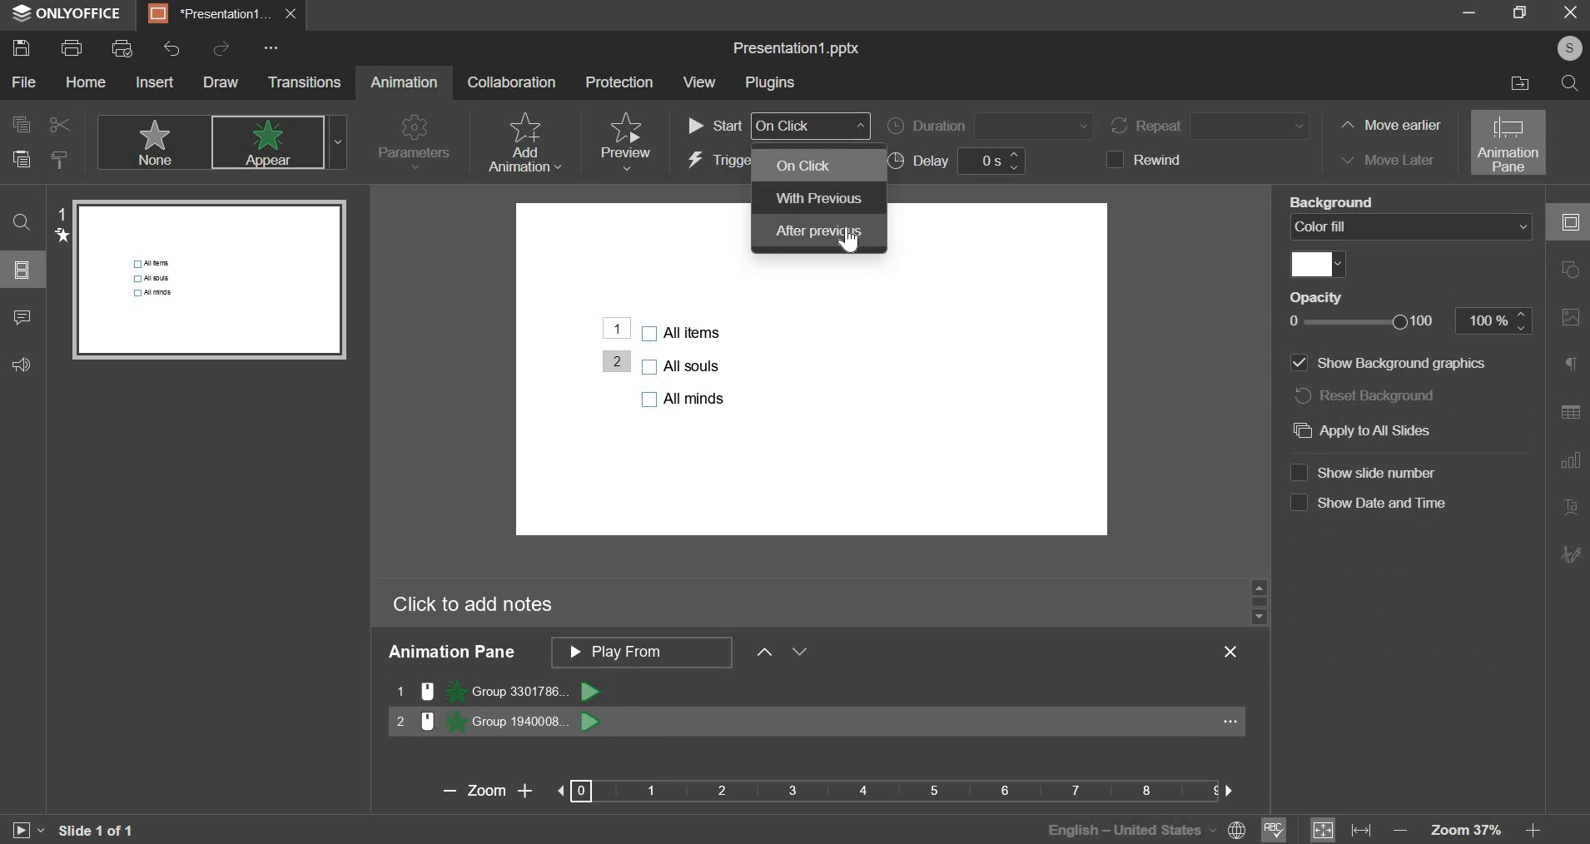  What do you see at coordinates (1368, 504) in the screenshot?
I see `show date and time` at bounding box center [1368, 504].